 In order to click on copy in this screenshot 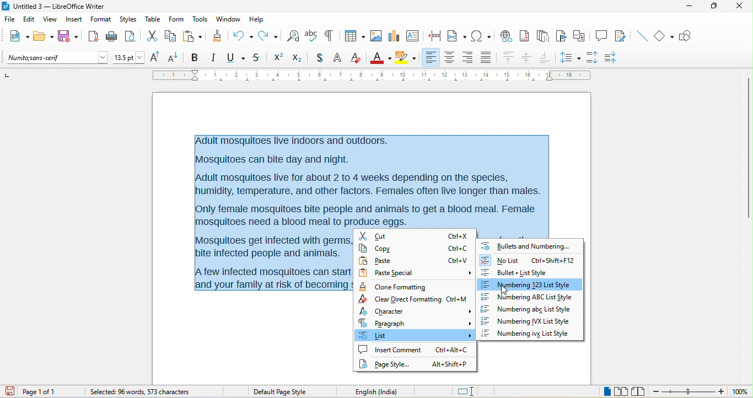, I will do `click(412, 248)`.